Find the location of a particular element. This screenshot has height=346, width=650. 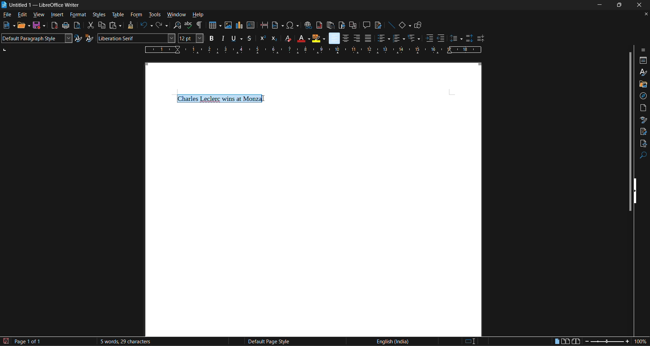

help is located at coordinates (198, 15).